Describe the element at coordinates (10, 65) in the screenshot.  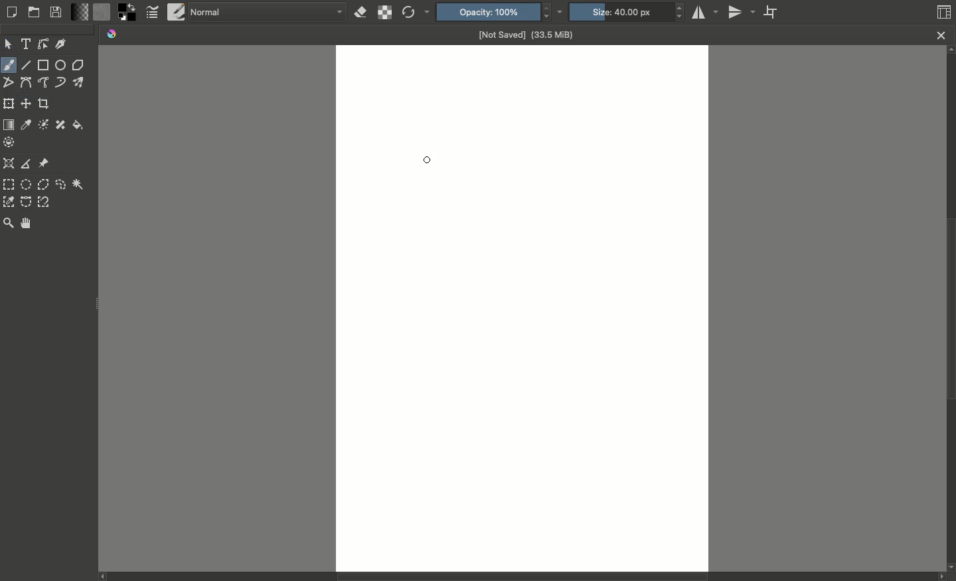
I see `Freehand brush tool` at that location.